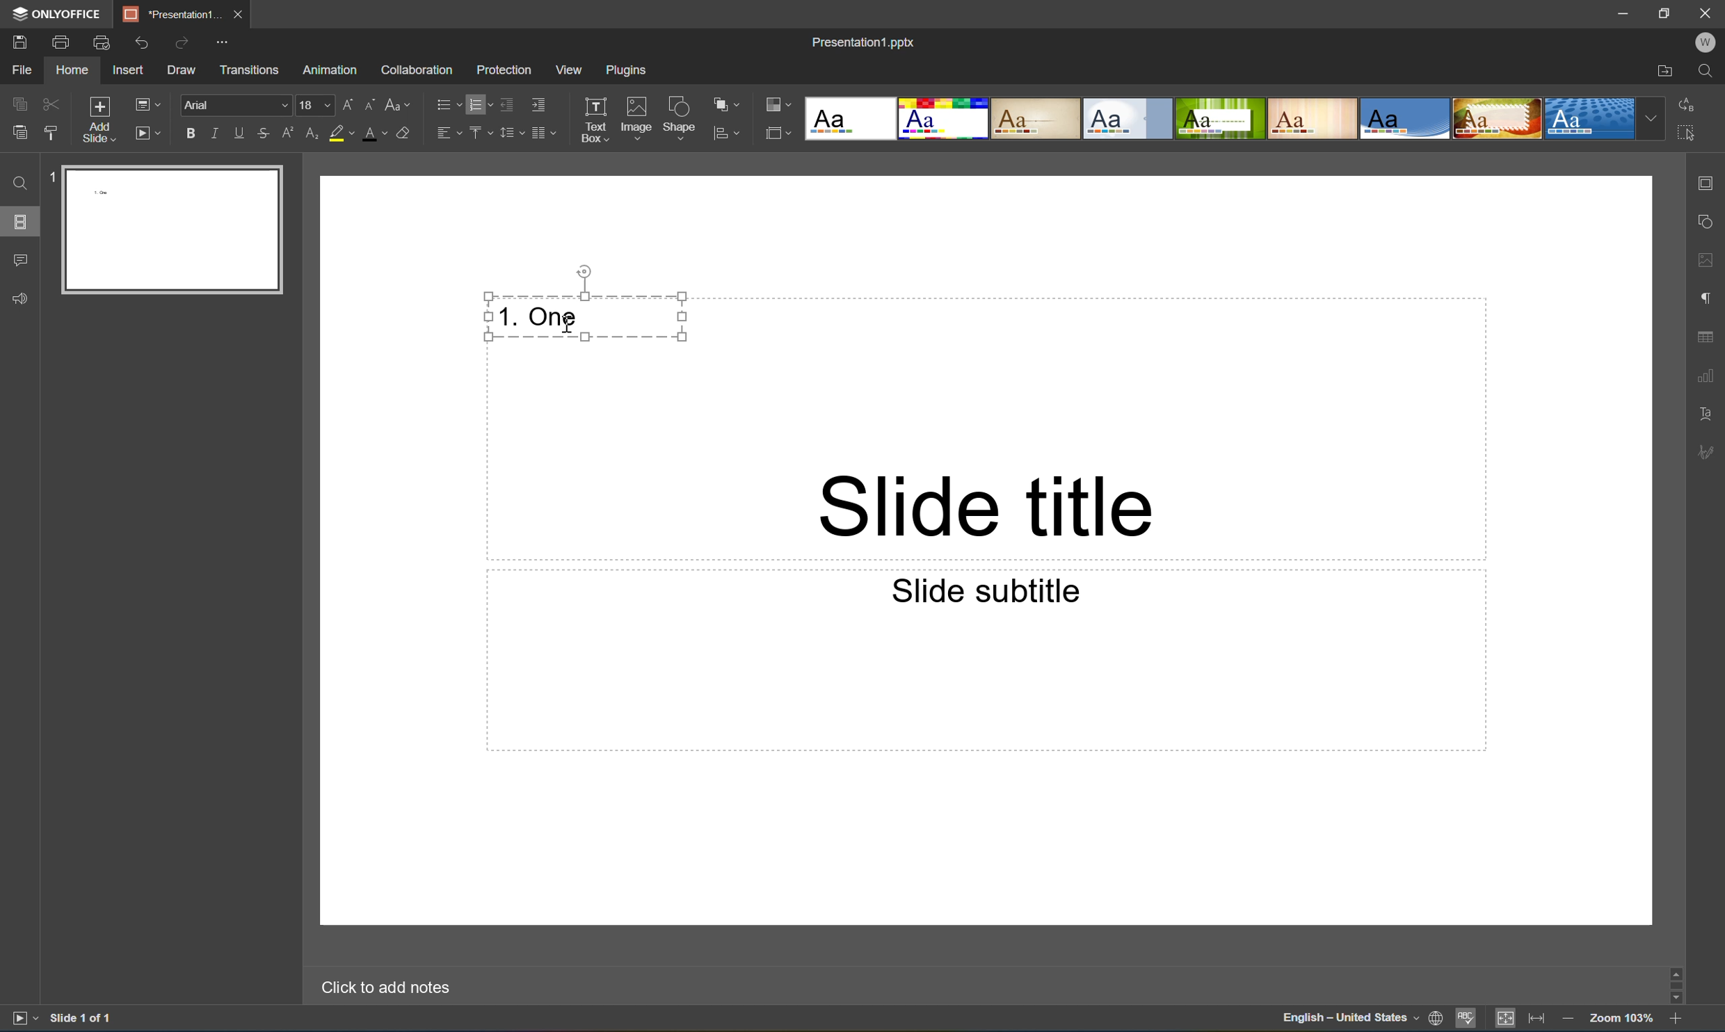 Image resolution: width=1725 pixels, height=1032 pixels. What do you see at coordinates (1707, 337) in the screenshot?
I see `Table settings` at bounding box center [1707, 337].